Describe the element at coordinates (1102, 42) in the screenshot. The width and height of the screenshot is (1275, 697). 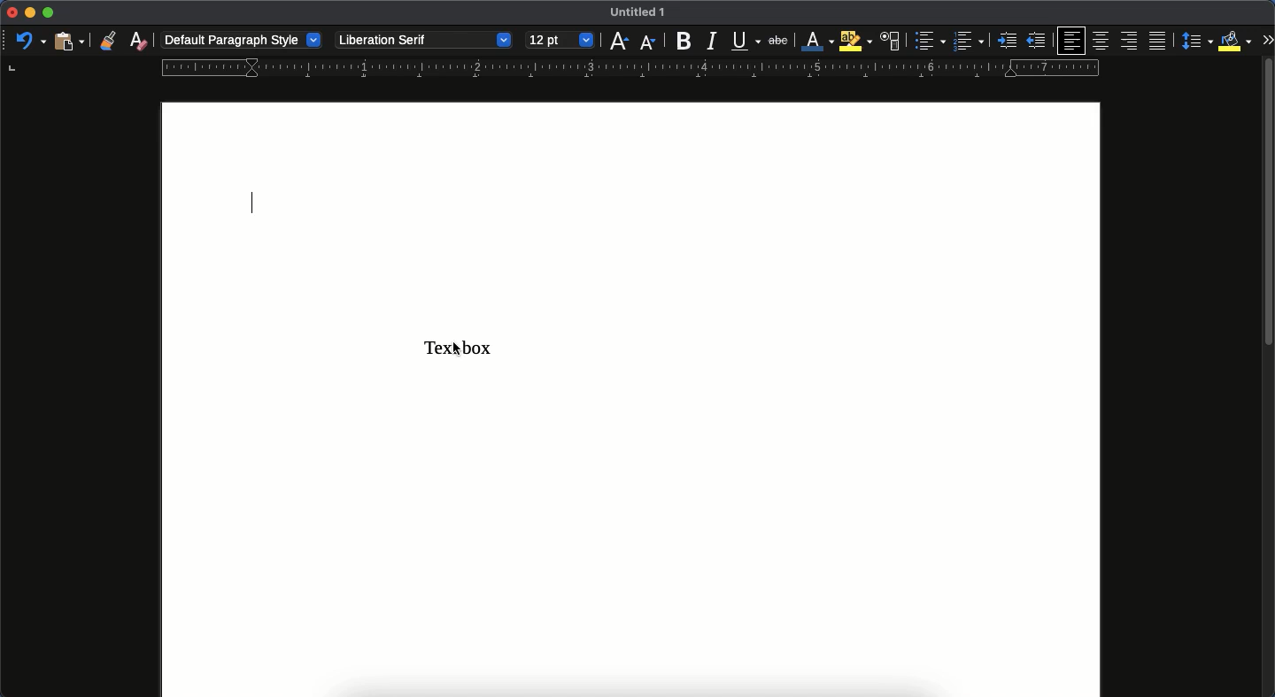
I see `center align` at that location.